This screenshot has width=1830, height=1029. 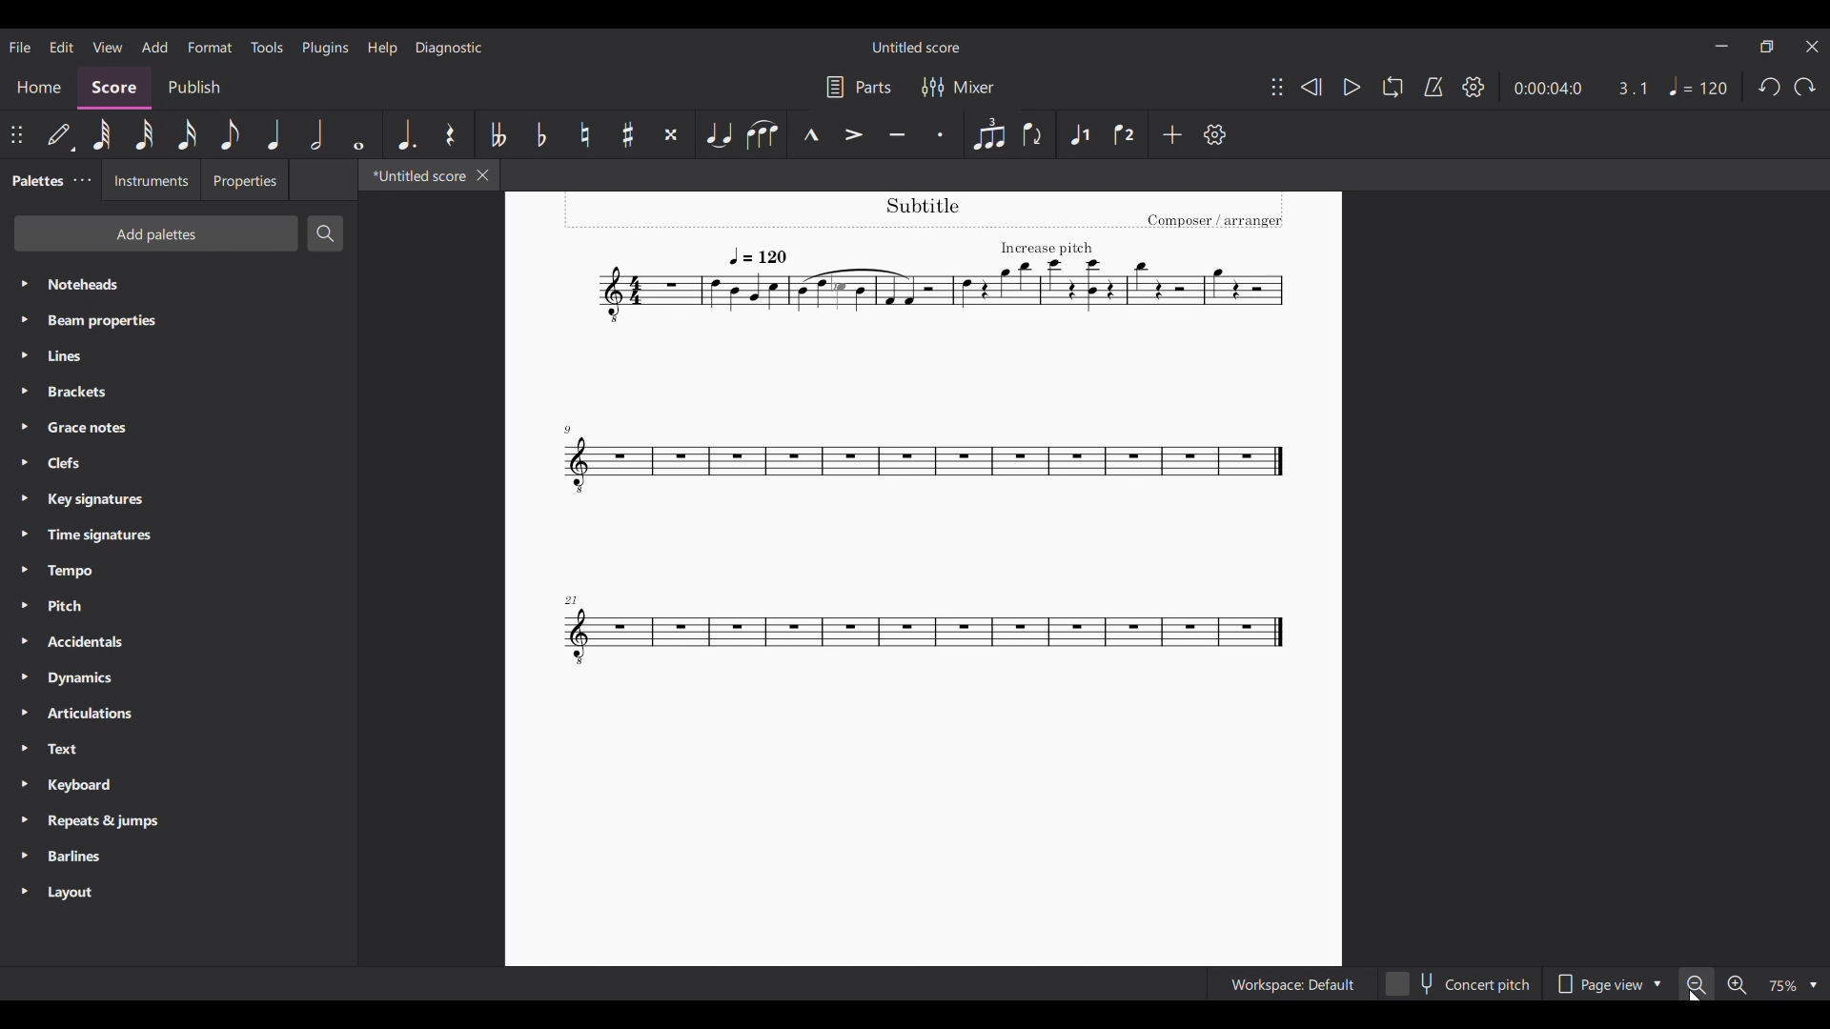 What do you see at coordinates (629, 134) in the screenshot?
I see `Toggle sharp` at bounding box center [629, 134].